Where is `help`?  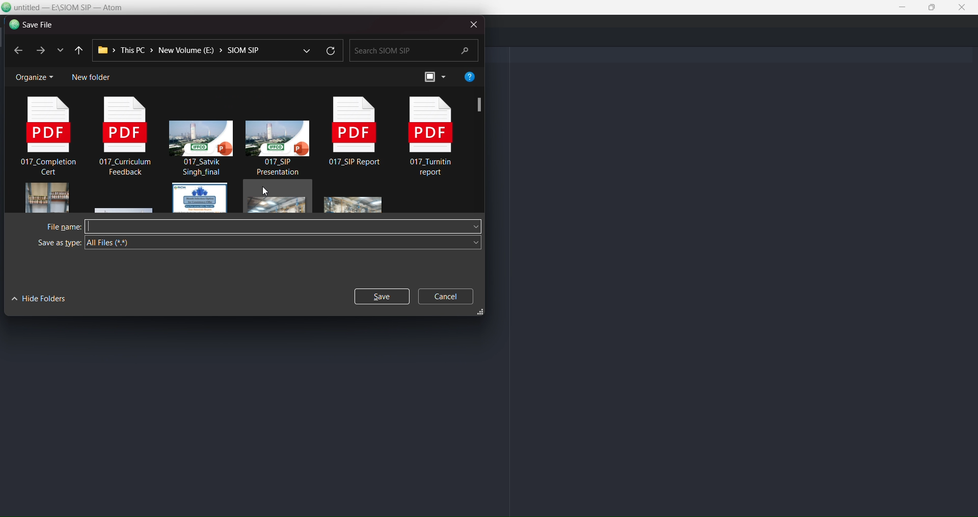 help is located at coordinates (470, 77).